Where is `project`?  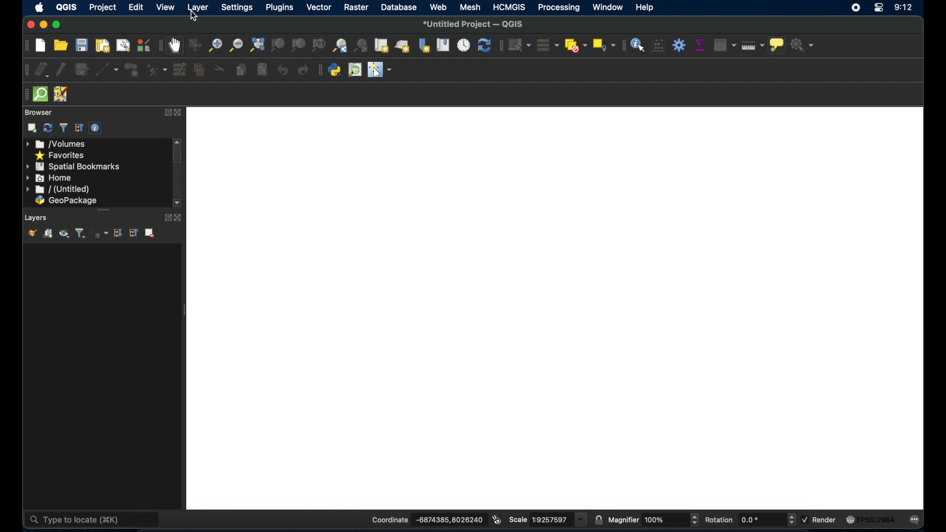
project is located at coordinates (103, 7).